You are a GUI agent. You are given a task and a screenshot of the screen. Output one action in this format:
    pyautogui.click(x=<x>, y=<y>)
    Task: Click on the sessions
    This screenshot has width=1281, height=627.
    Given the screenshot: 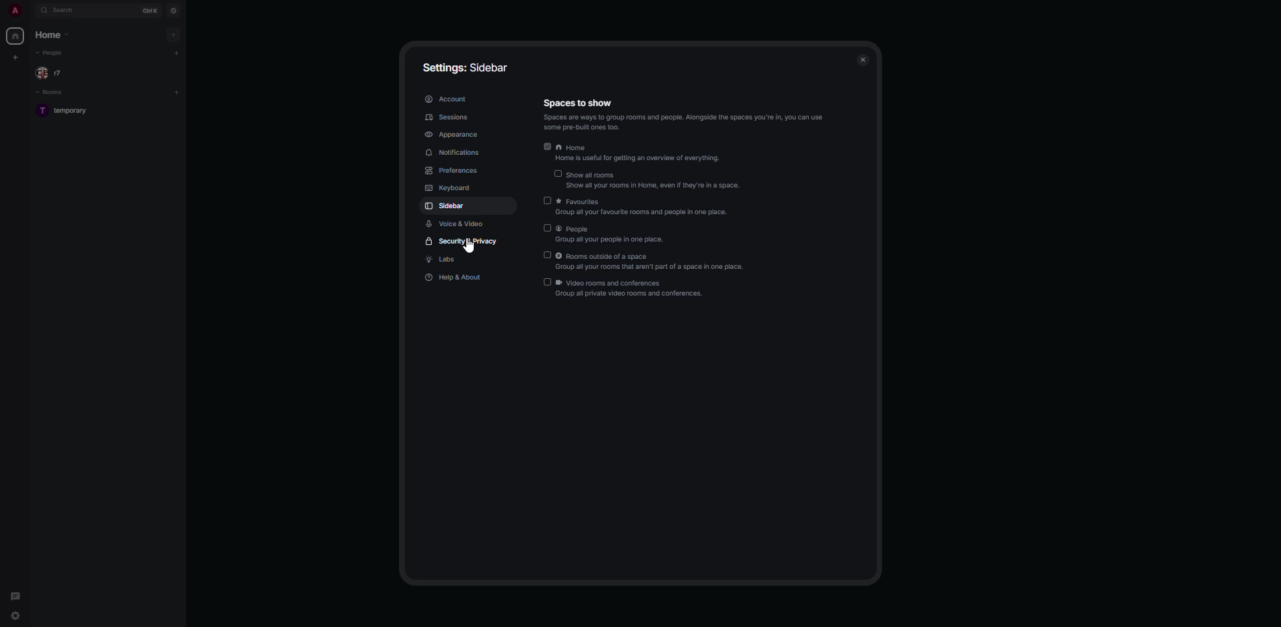 What is the action you would take?
    pyautogui.click(x=448, y=117)
    